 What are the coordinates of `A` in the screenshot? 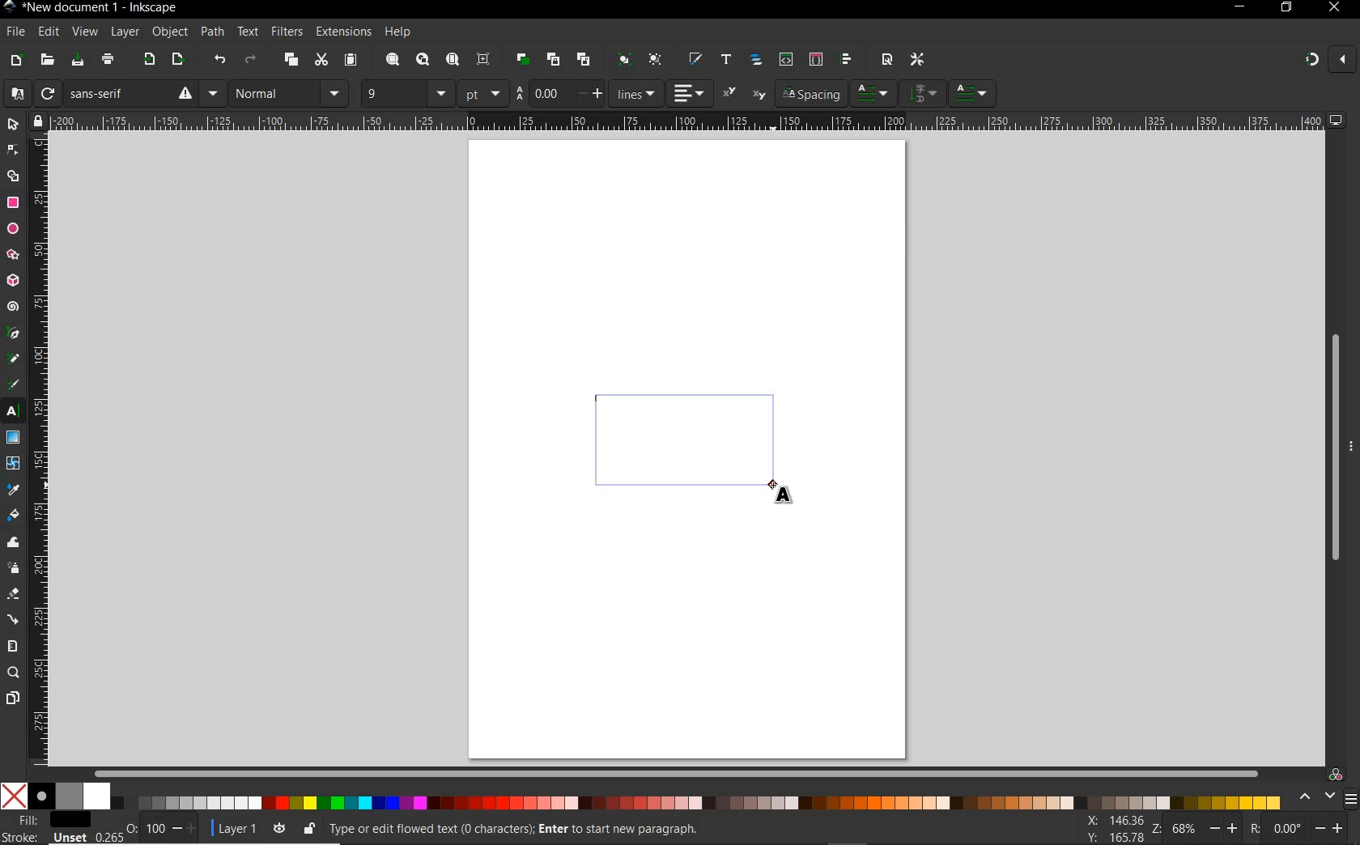 It's located at (14, 93).